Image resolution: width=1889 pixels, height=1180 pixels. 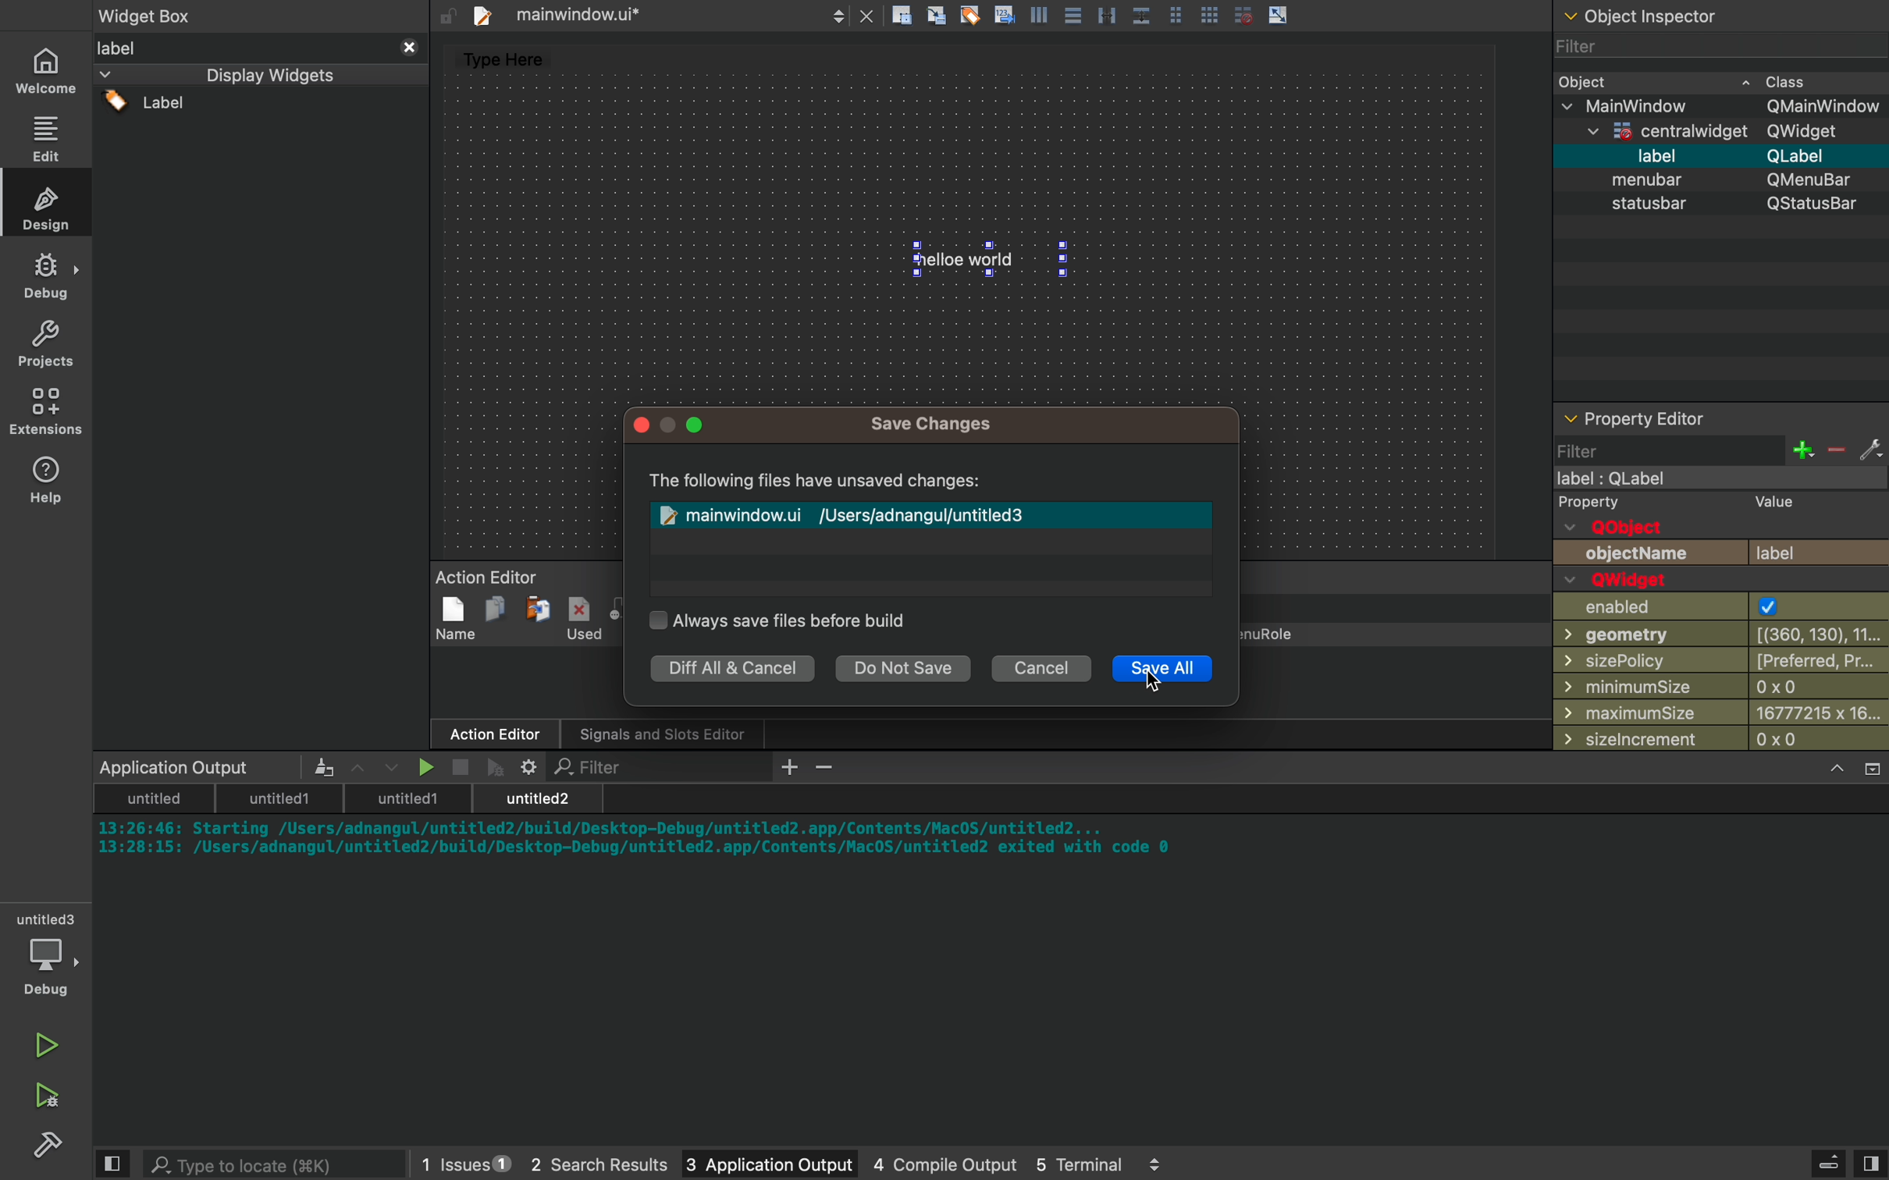 I want to click on save, so click(x=1159, y=670).